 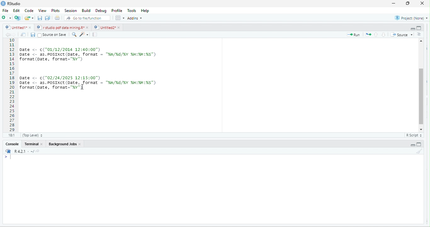 I want to click on  Untitled2, so click(x=105, y=27).